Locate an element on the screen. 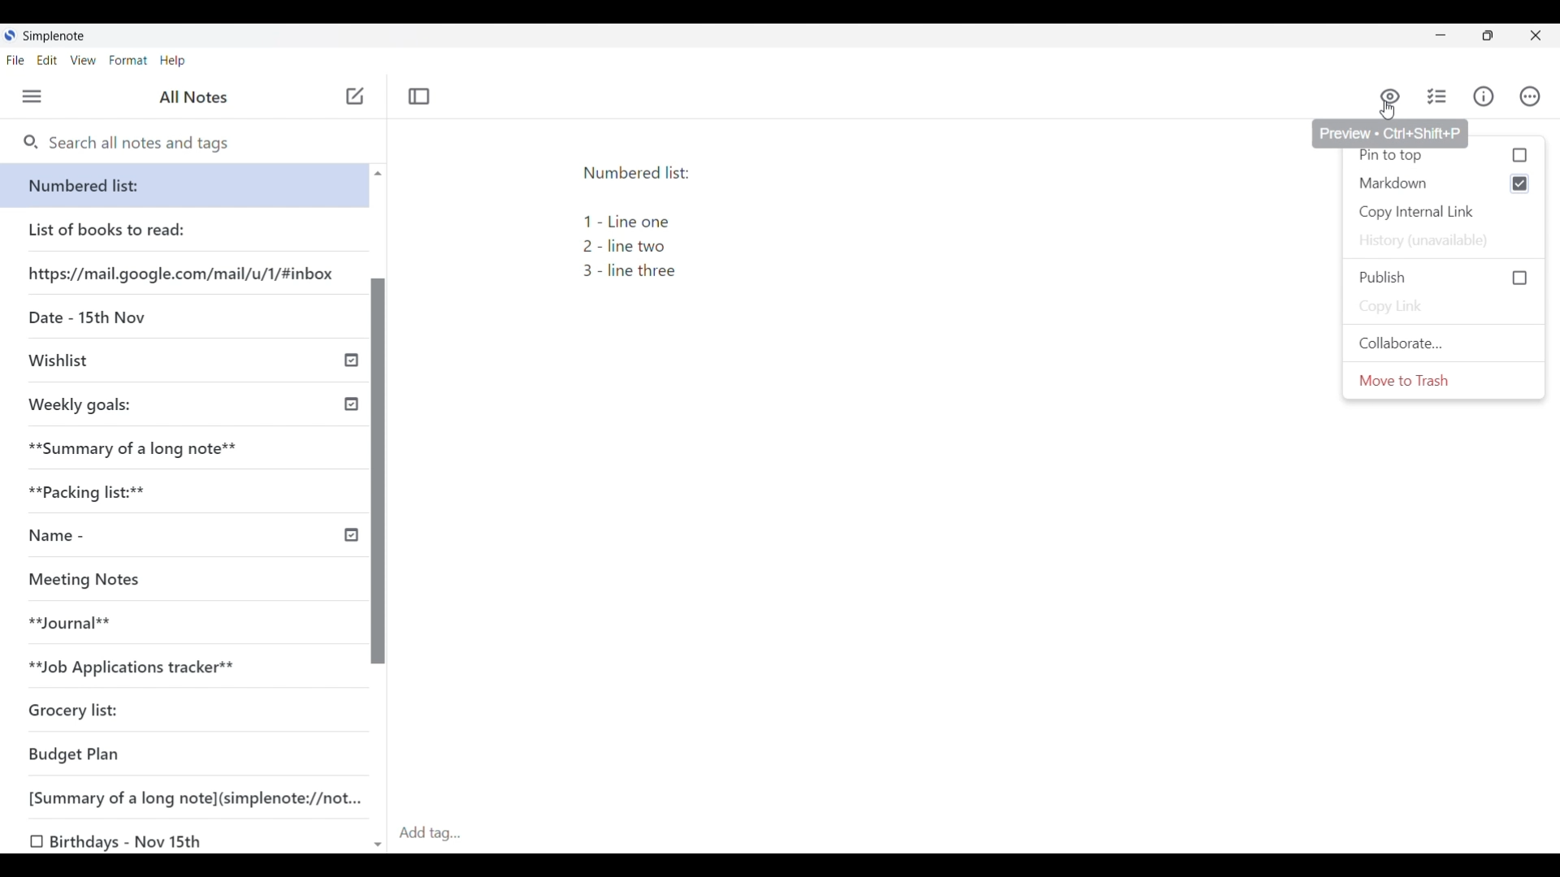 The width and height of the screenshot is (1560, 877). pin to top is located at coordinates (1397, 158).